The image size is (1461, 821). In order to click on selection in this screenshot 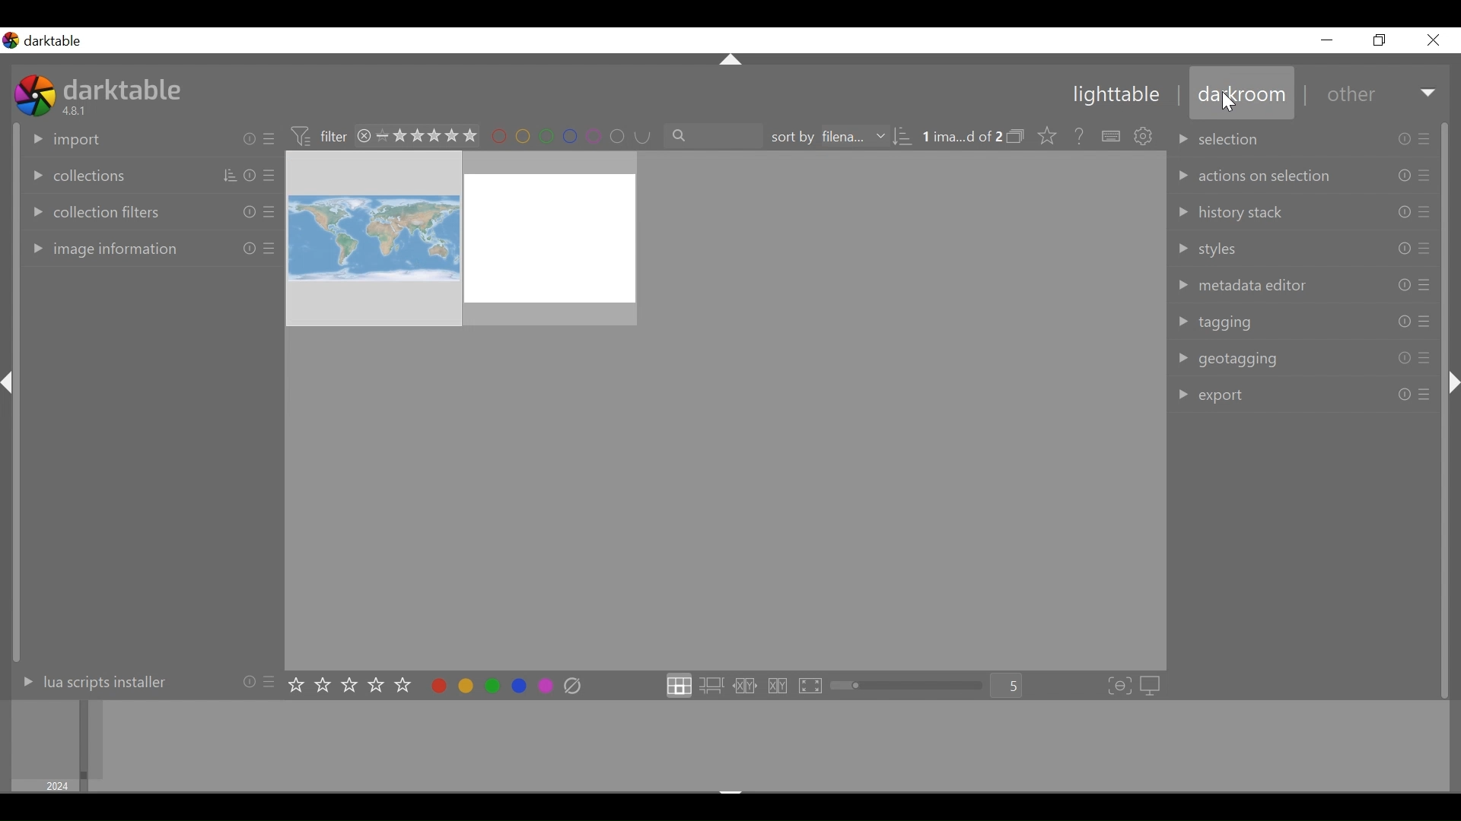, I will do `click(1299, 138)`.